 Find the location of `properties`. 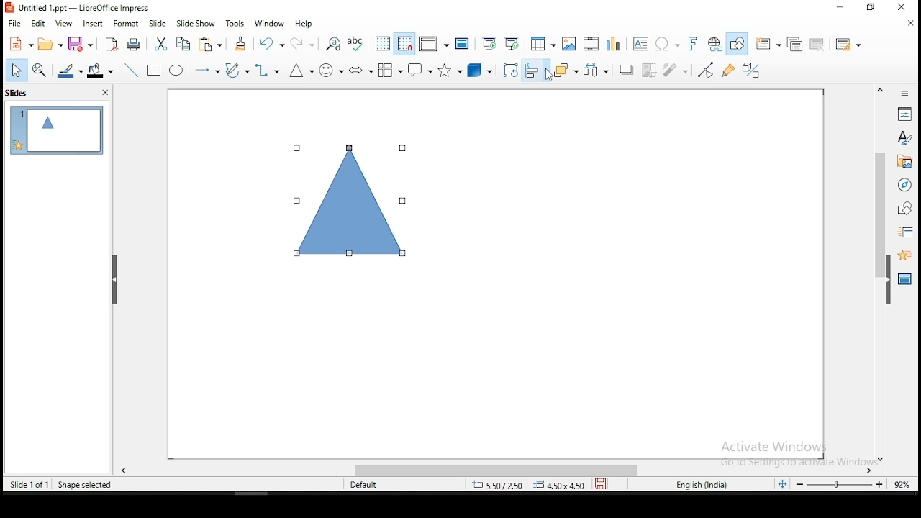

properties is located at coordinates (906, 113).